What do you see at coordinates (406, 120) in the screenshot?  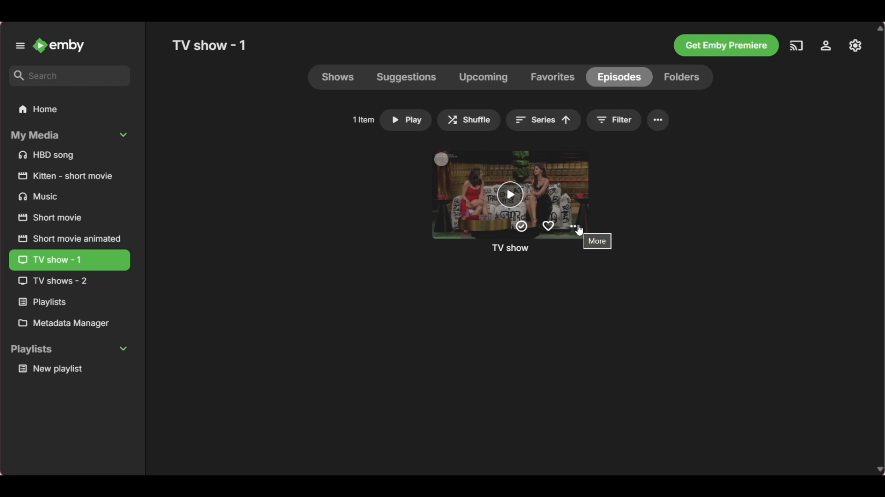 I see `Click to play selected episode` at bounding box center [406, 120].